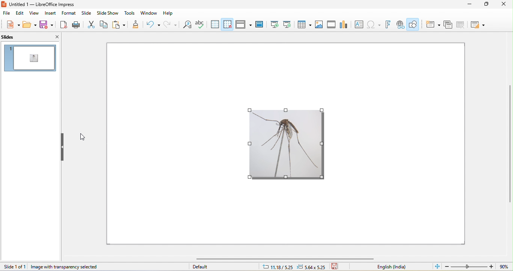 The height and width of the screenshot is (271, 513). What do you see at coordinates (86, 13) in the screenshot?
I see `slide` at bounding box center [86, 13].